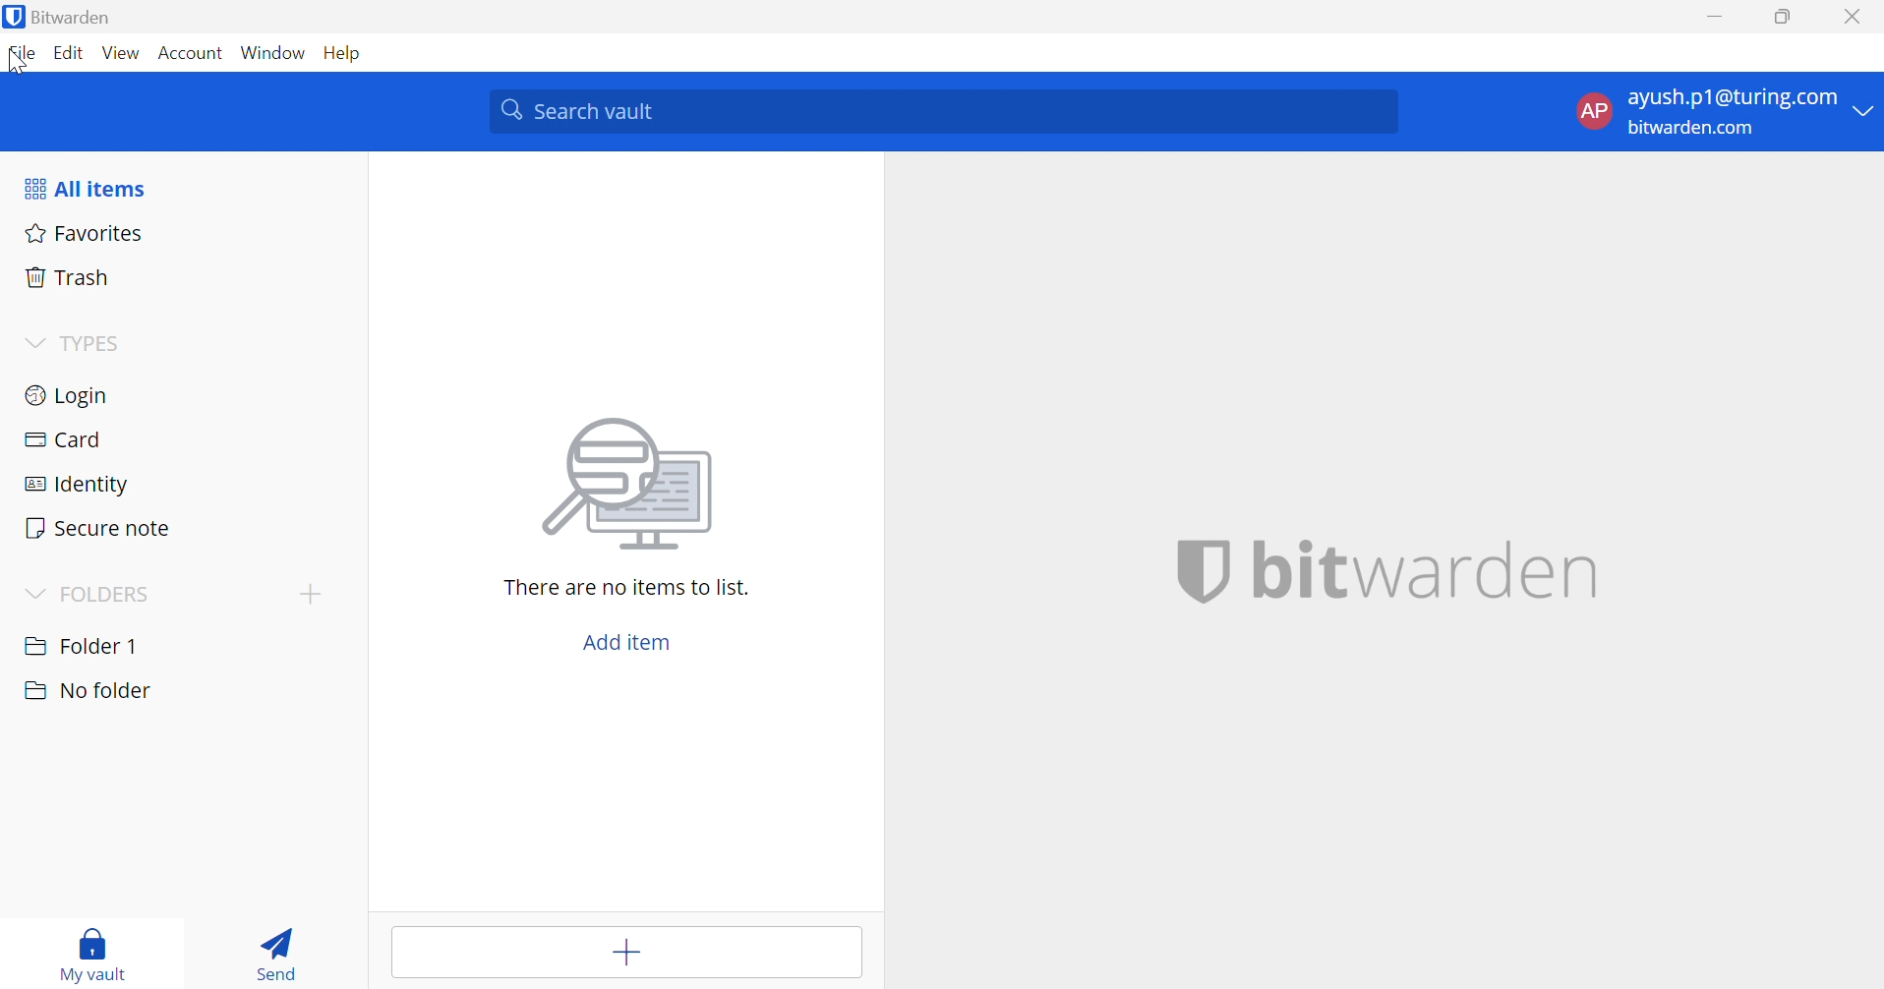  Describe the element at coordinates (346, 51) in the screenshot. I see `Help` at that location.